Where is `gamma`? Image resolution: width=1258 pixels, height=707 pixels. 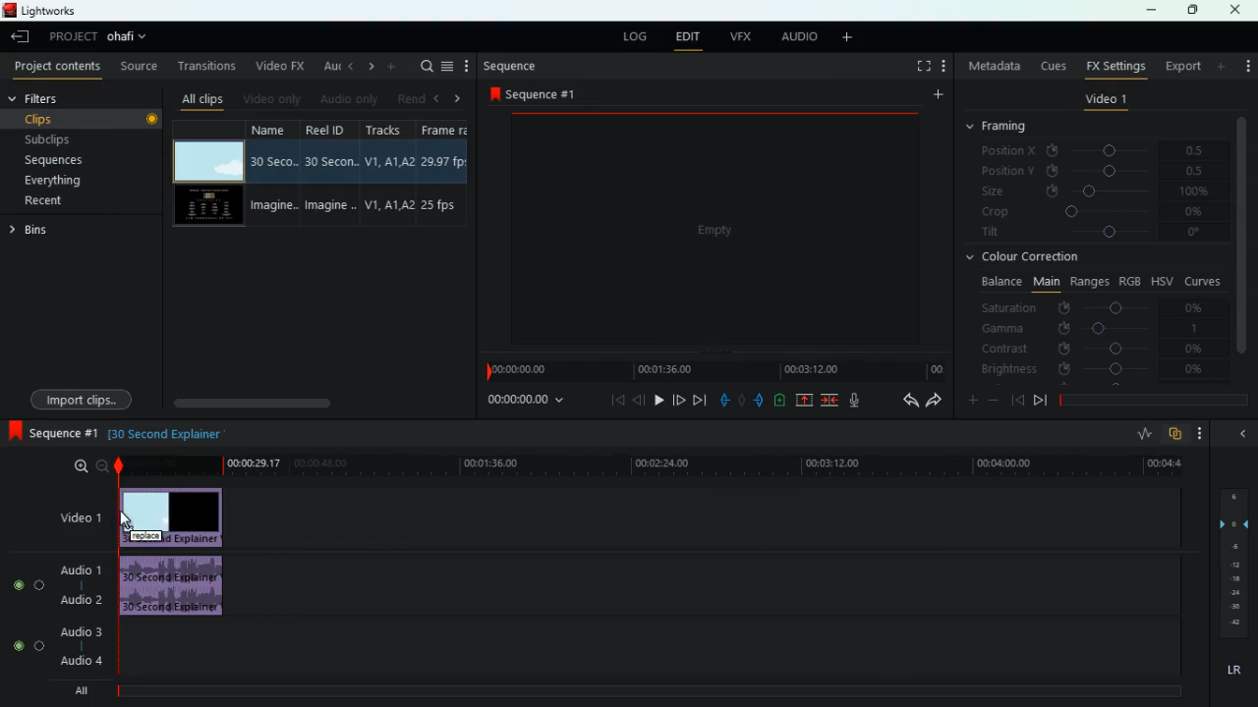
gamma is located at coordinates (1091, 328).